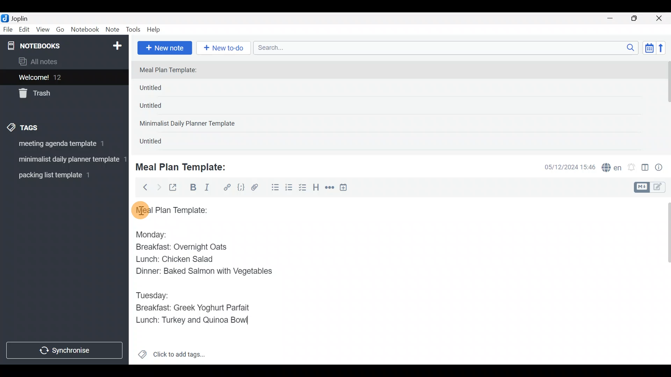 This screenshot has width=671, height=377. Describe the element at coordinates (316, 188) in the screenshot. I see `Heading` at that location.